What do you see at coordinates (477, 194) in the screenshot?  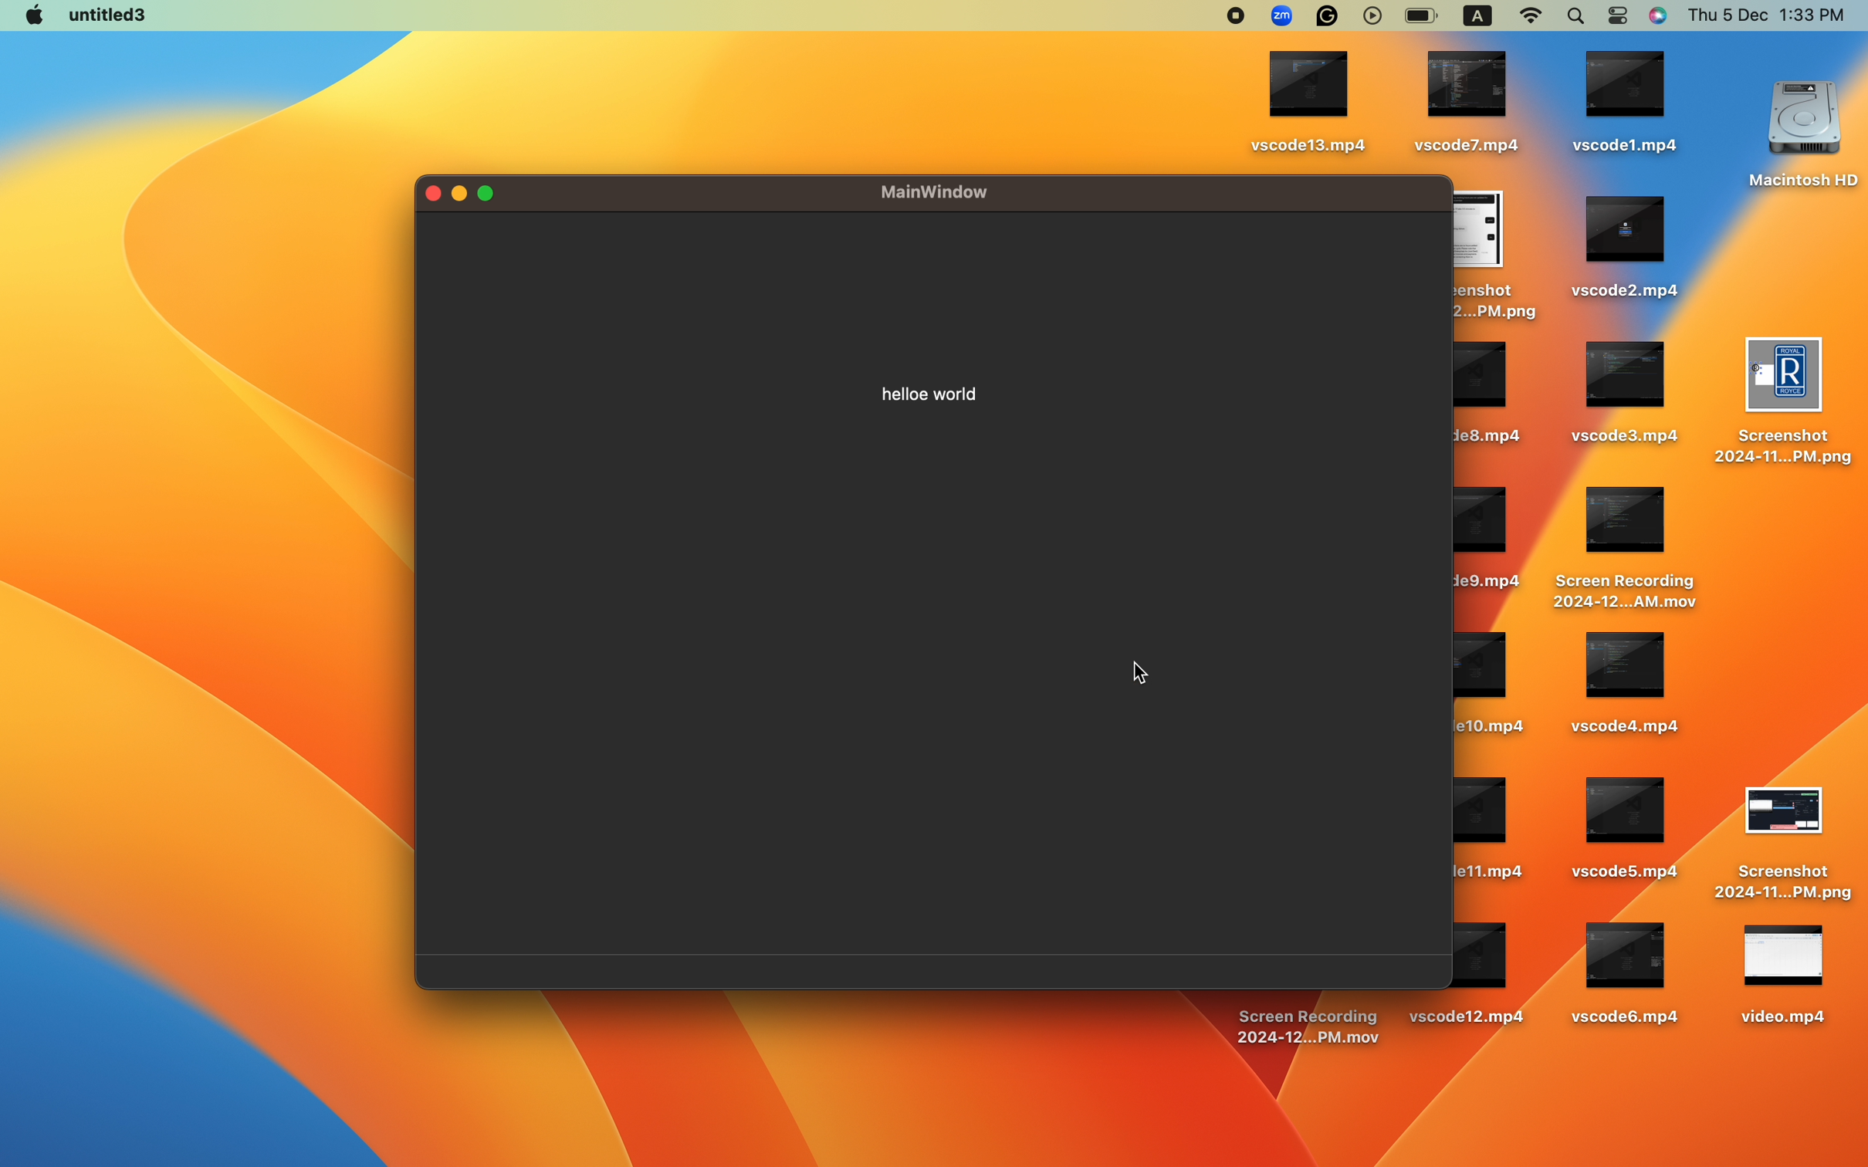 I see `window control` at bounding box center [477, 194].